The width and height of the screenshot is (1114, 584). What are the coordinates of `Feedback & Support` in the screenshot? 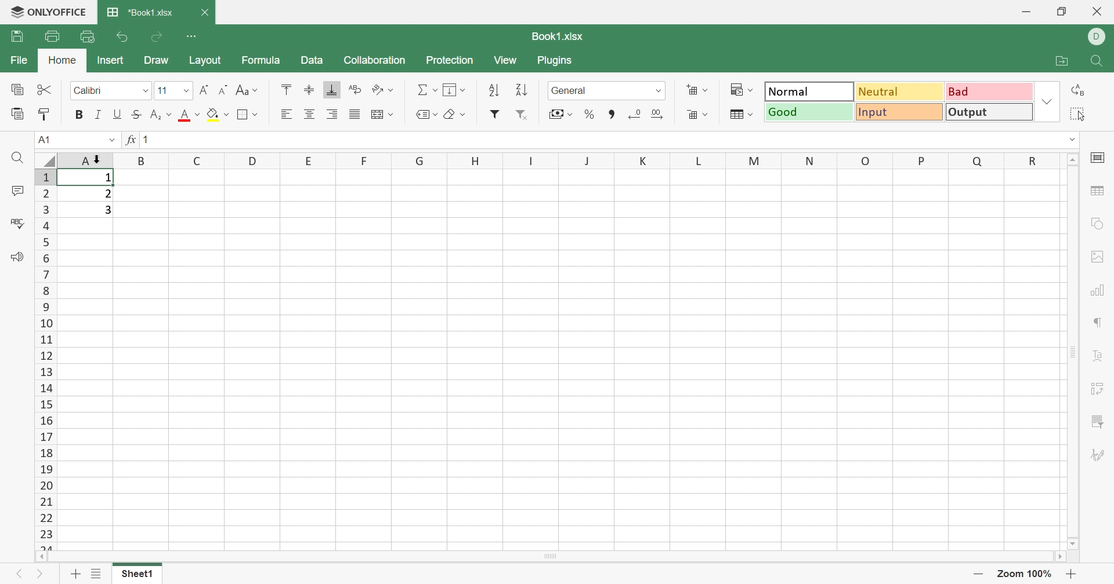 It's located at (17, 257).